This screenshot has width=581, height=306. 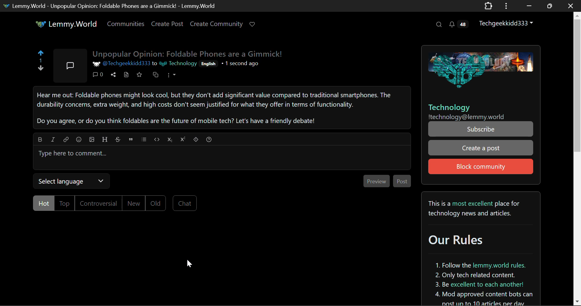 What do you see at coordinates (156, 139) in the screenshot?
I see `code` at bounding box center [156, 139].